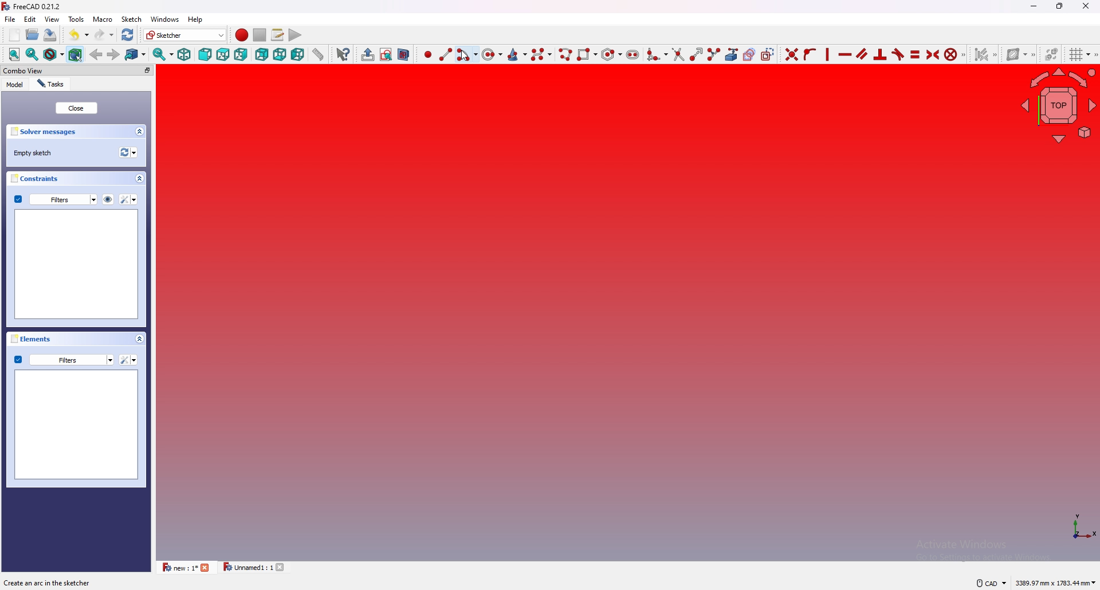 The width and height of the screenshot is (1100, 590). I want to click on isometric, so click(184, 54).